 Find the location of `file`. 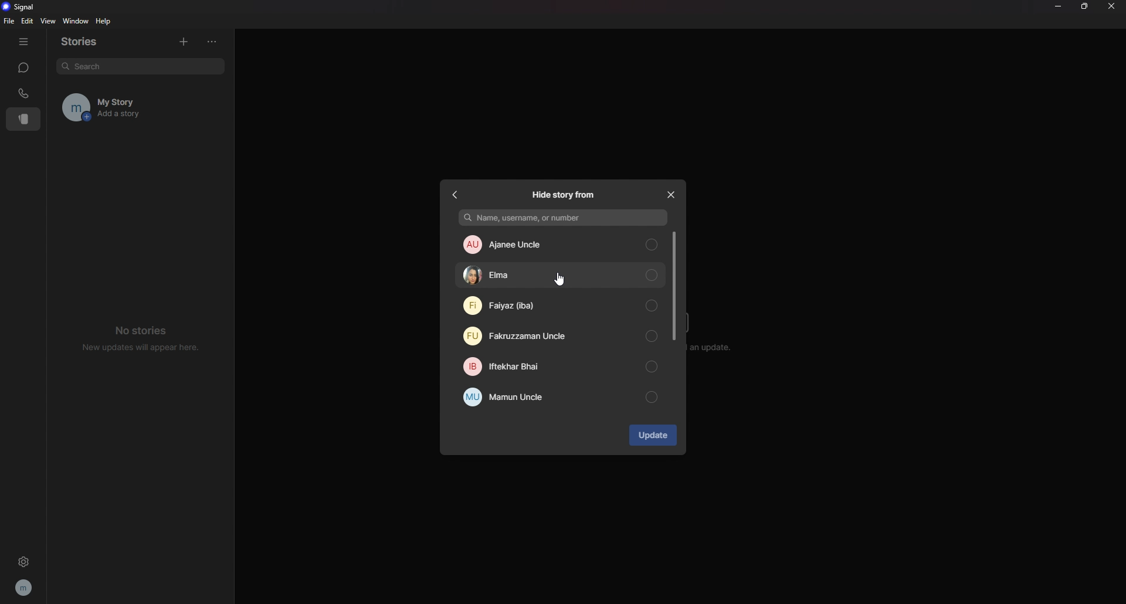

file is located at coordinates (11, 21).